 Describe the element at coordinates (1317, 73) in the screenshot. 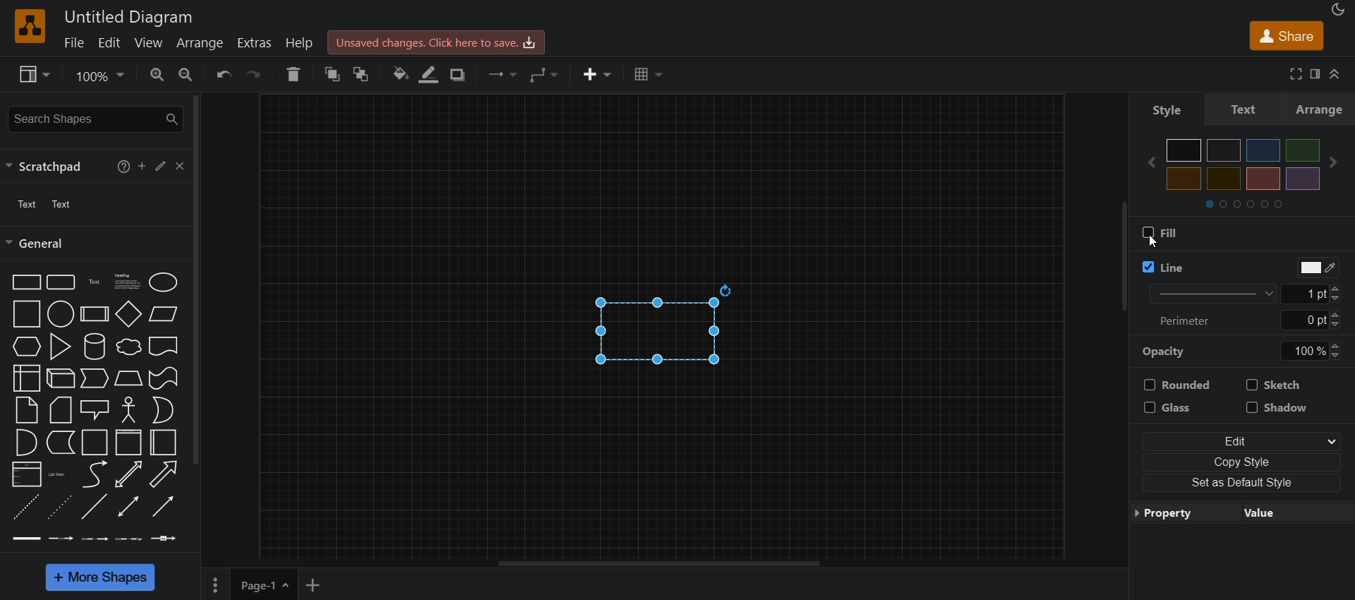

I see `format` at that location.